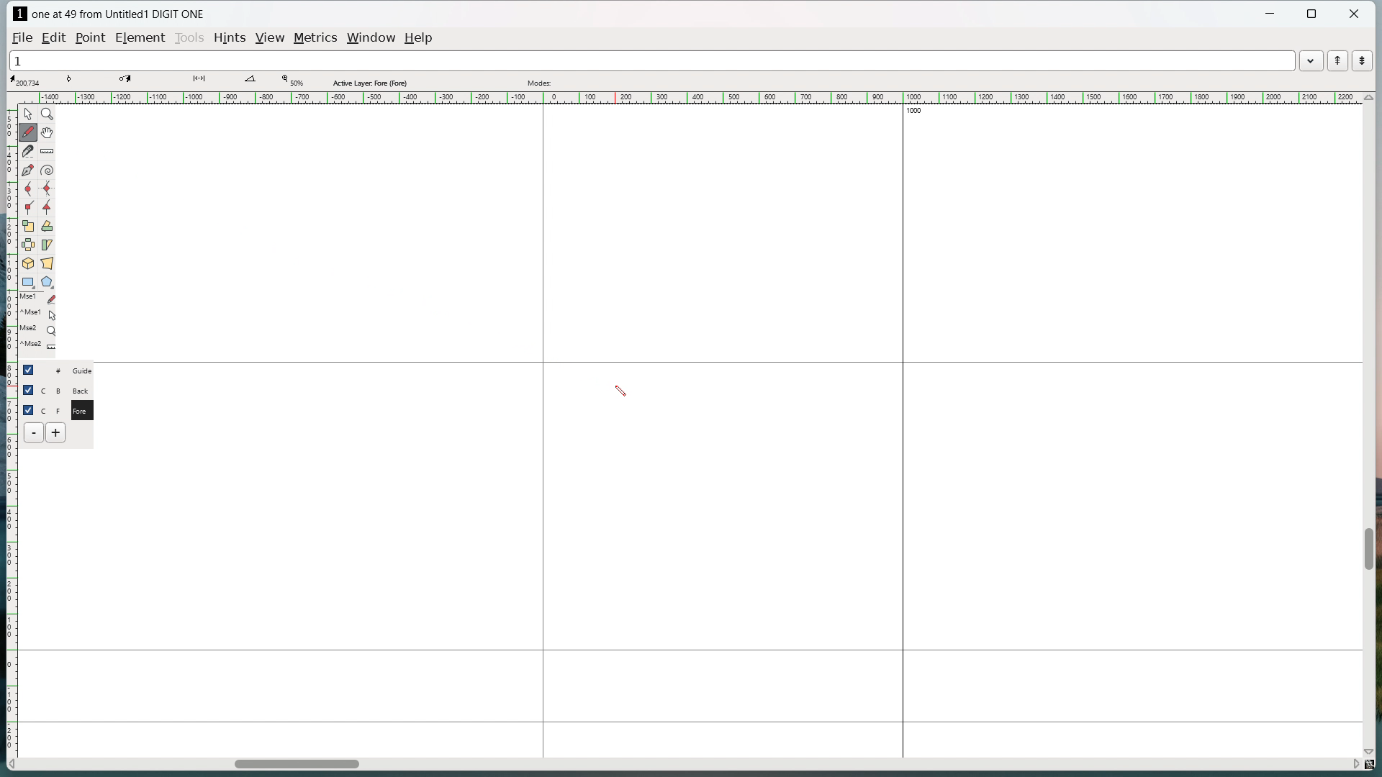 This screenshot has width=1382, height=777. Describe the element at coordinates (271, 38) in the screenshot. I see `view` at that location.